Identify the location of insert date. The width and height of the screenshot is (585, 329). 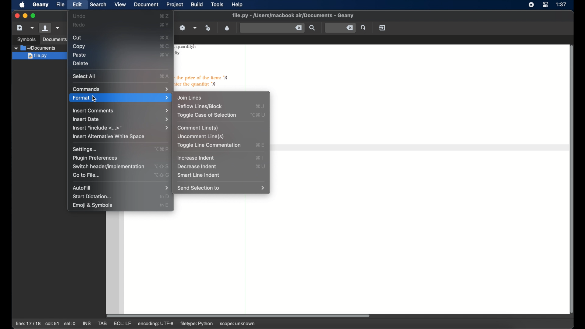
(120, 119).